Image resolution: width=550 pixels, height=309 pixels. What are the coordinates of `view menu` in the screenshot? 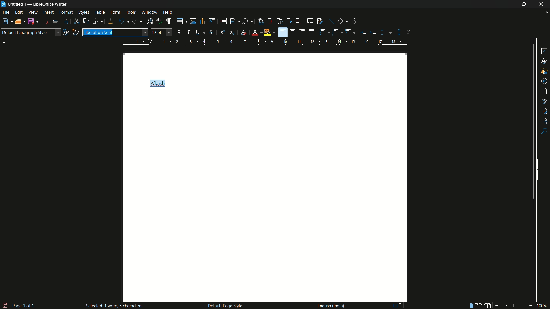 It's located at (33, 12).